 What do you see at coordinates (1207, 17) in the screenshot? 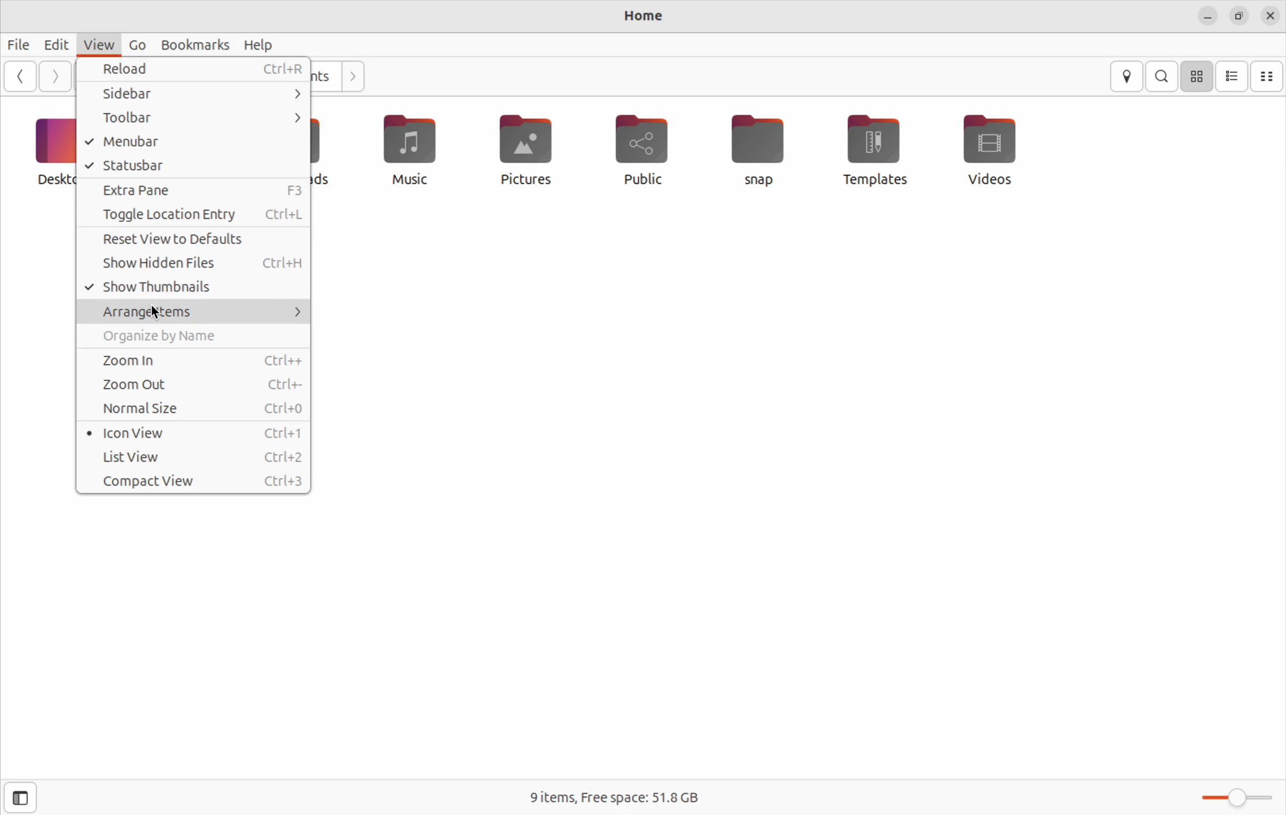
I see `minimize` at bounding box center [1207, 17].